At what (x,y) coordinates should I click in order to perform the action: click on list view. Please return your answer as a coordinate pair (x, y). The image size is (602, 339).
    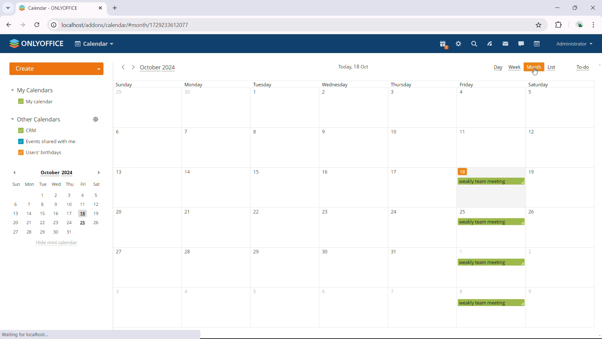
    Looking at the image, I should click on (552, 67).